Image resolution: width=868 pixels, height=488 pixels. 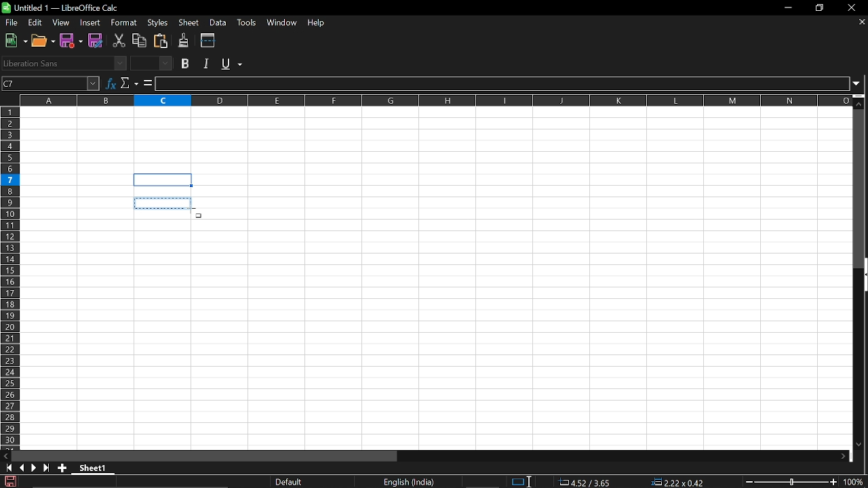 What do you see at coordinates (517, 482) in the screenshot?
I see `Selection ` at bounding box center [517, 482].